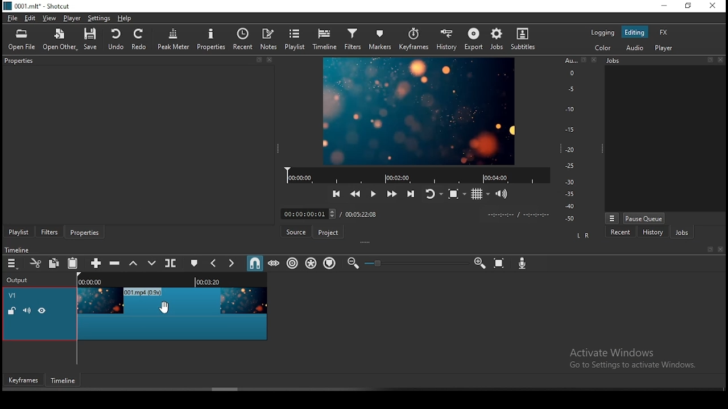 This screenshot has width=728, height=409. What do you see at coordinates (173, 314) in the screenshot?
I see `video track` at bounding box center [173, 314].